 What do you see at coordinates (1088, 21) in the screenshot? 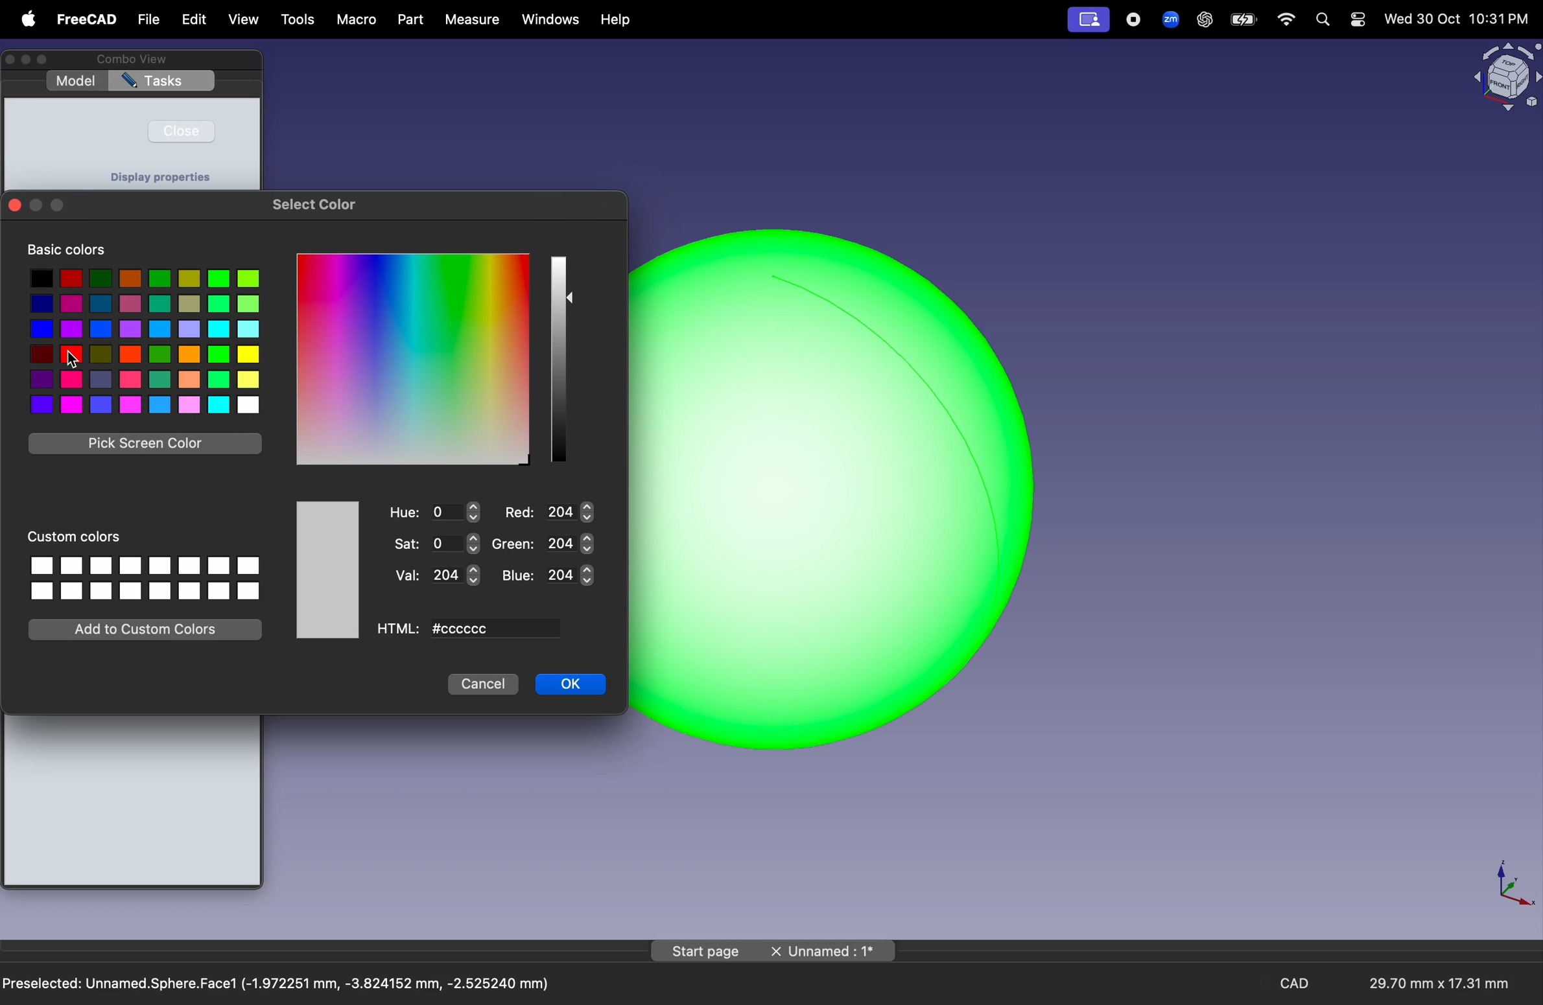
I see `profile ` at bounding box center [1088, 21].